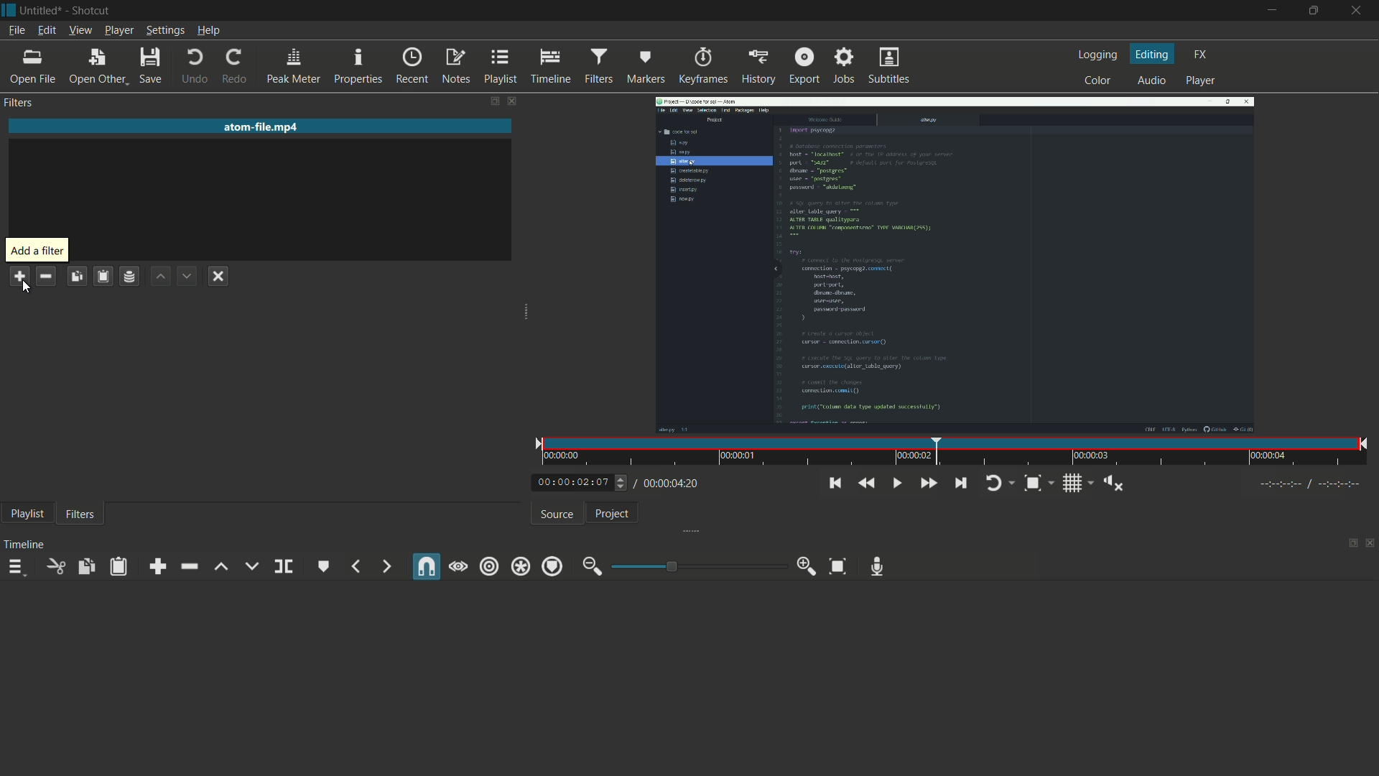 The image size is (1379, 776). What do you see at coordinates (838, 566) in the screenshot?
I see `zoom timeline to fit` at bounding box center [838, 566].